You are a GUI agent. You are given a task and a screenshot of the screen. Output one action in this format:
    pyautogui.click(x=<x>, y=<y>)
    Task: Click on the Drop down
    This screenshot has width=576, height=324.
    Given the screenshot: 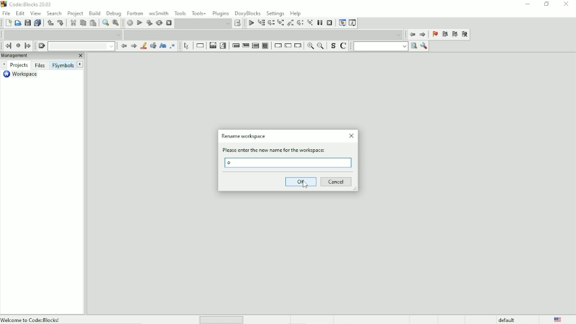 What is the action you would take?
    pyautogui.click(x=63, y=34)
    